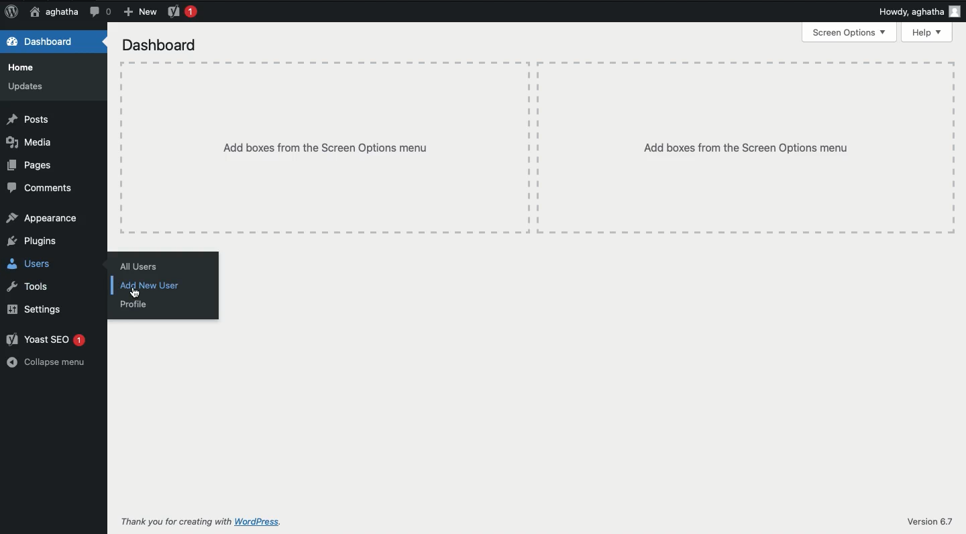 Image resolution: width=966 pixels, height=534 pixels. Describe the element at coordinates (34, 120) in the screenshot. I see `Posts` at that location.